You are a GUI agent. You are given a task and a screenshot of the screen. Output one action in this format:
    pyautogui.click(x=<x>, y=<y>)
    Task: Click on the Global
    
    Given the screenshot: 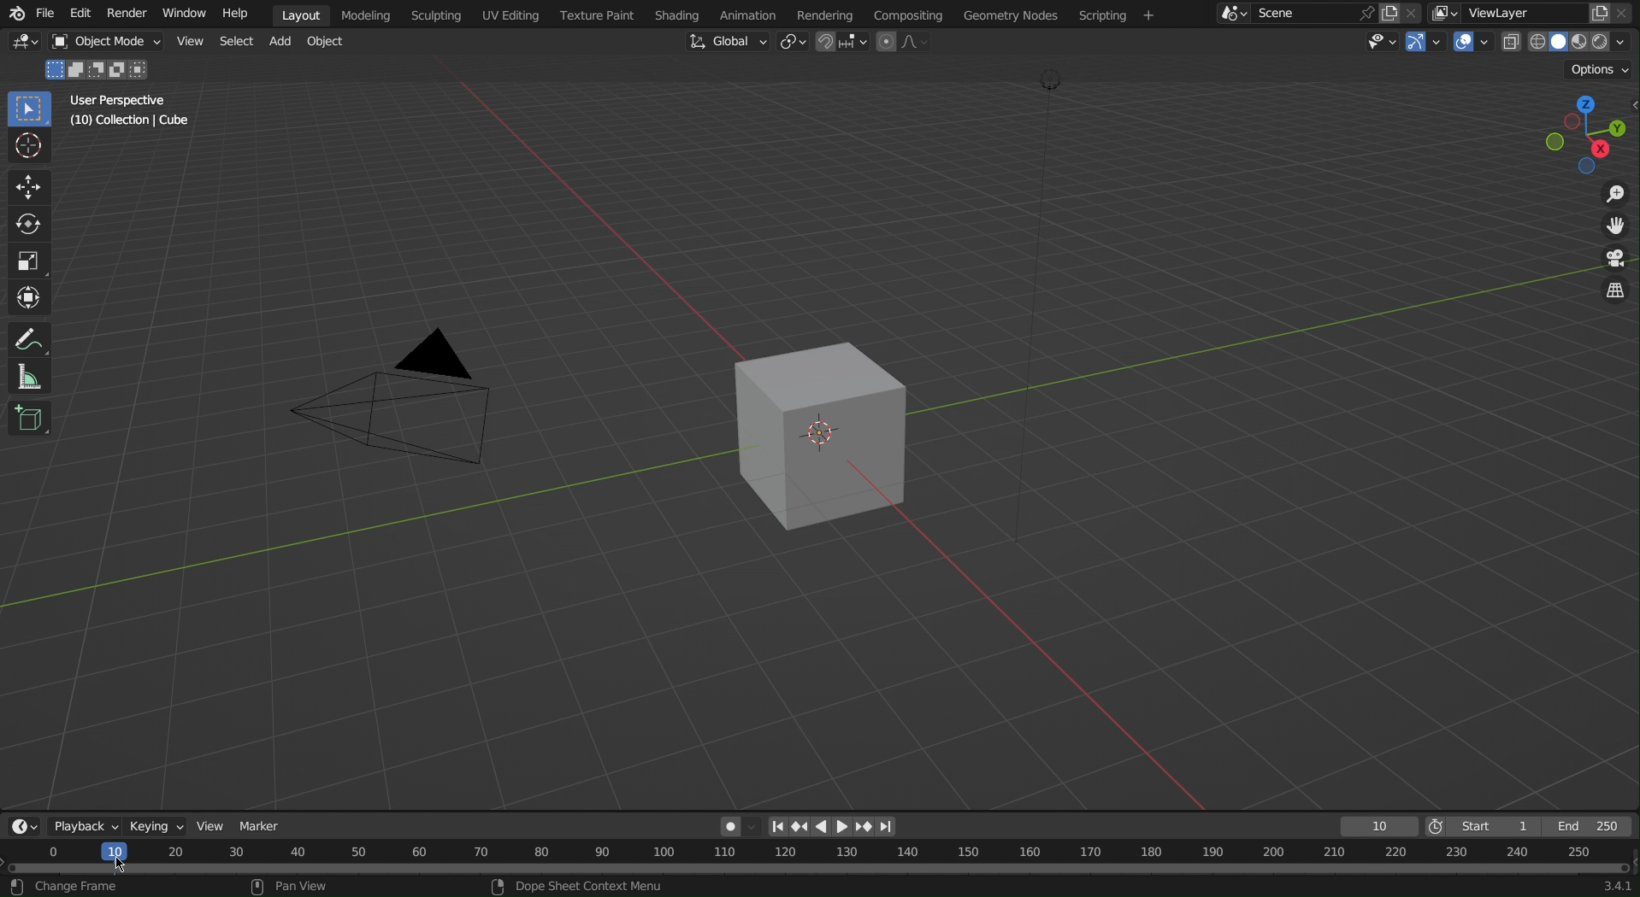 What is the action you would take?
    pyautogui.click(x=730, y=45)
    